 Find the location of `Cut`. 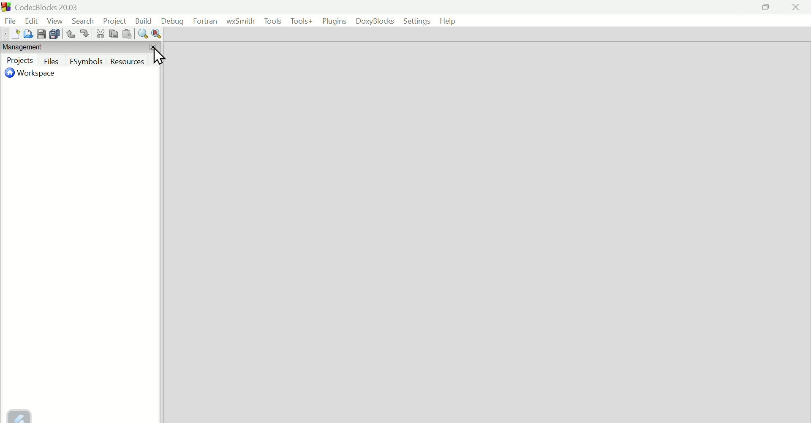

Cut is located at coordinates (101, 34).